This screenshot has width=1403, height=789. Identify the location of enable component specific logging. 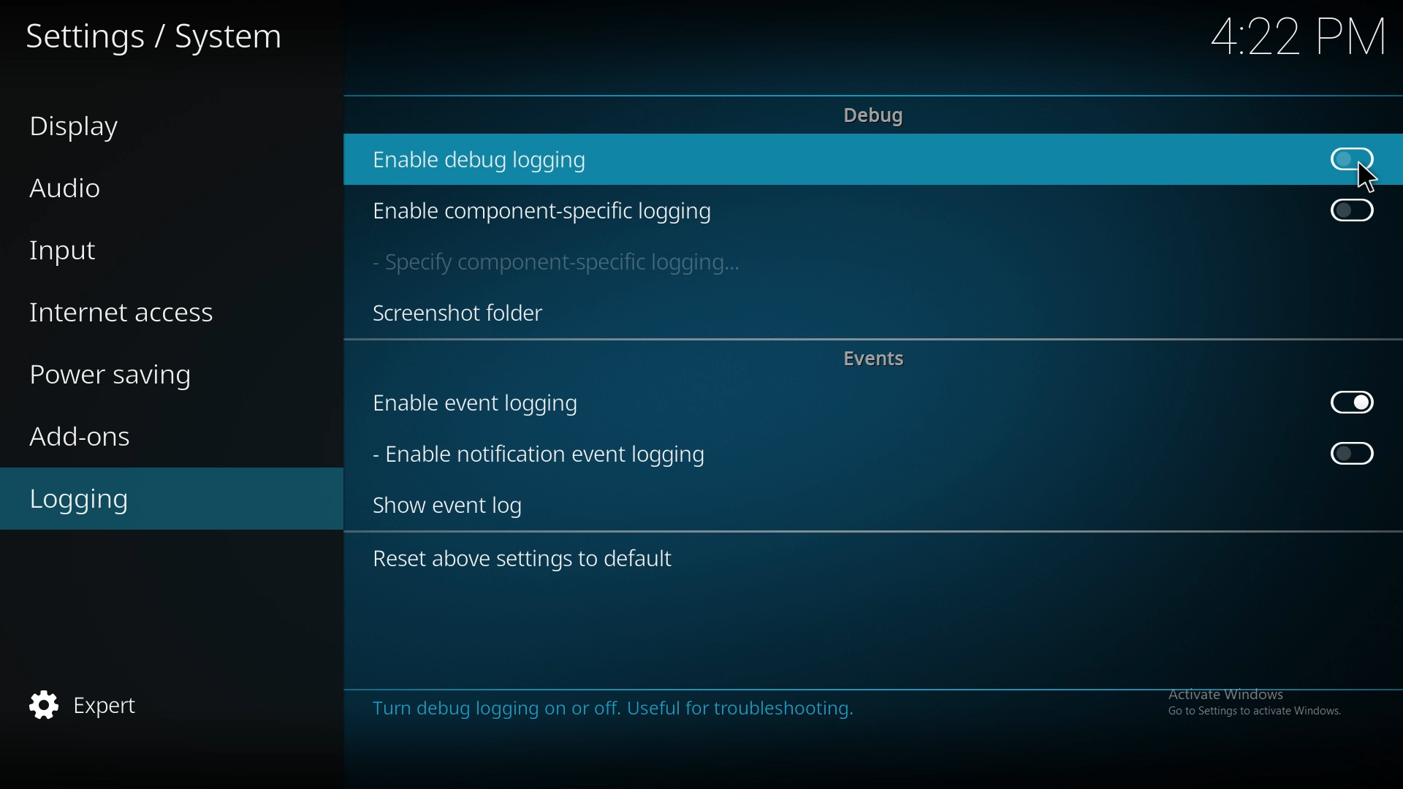
(544, 211).